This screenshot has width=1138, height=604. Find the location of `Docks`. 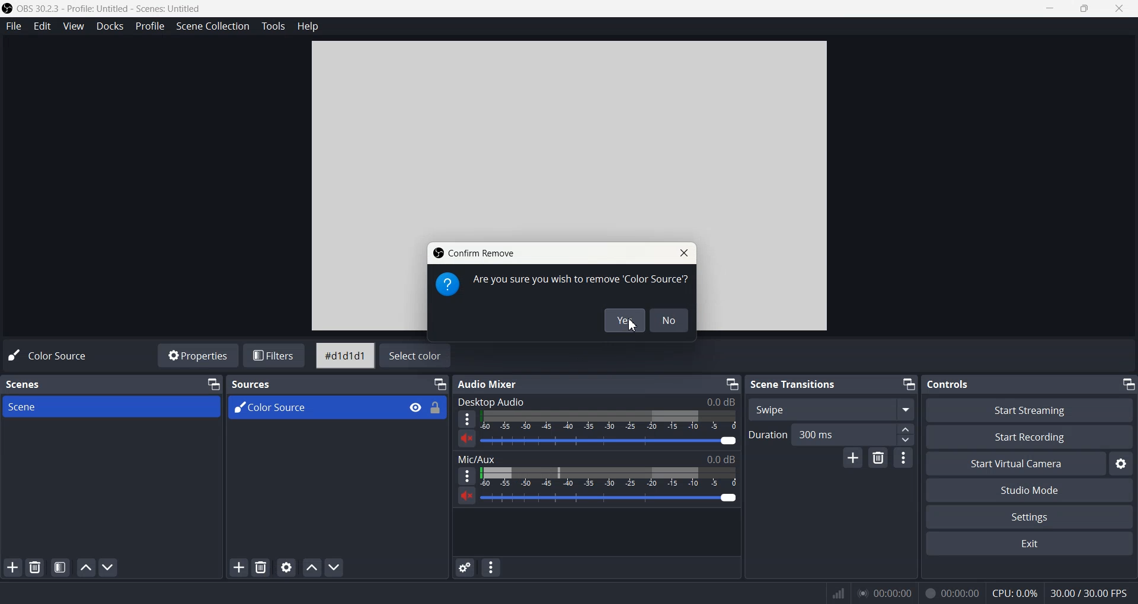

Docks is located at coordinates (110, 27).